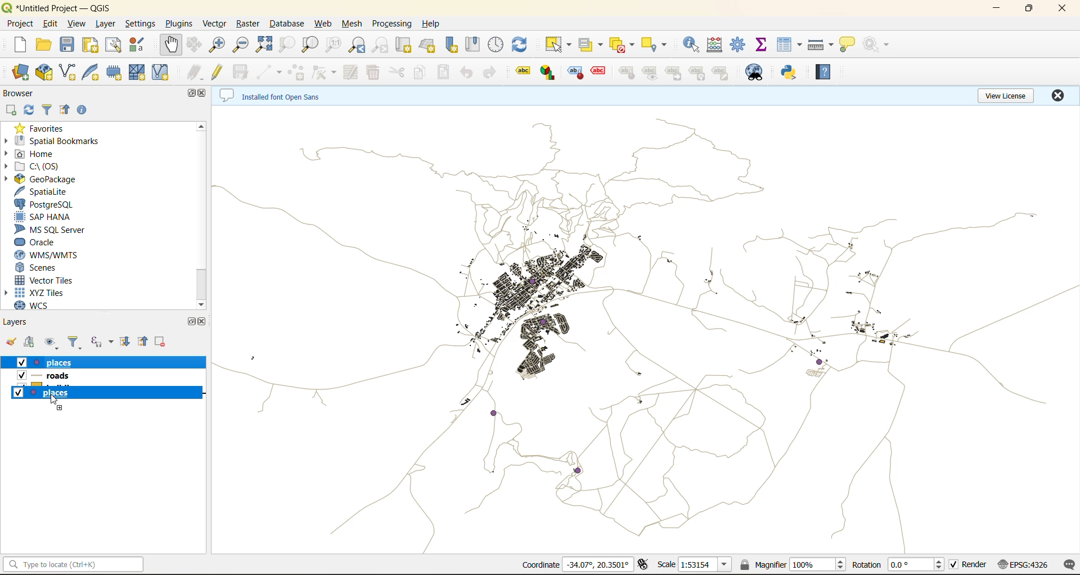 This screenshot has height=575, width=1080. I want to click on open, so click(12, 343).